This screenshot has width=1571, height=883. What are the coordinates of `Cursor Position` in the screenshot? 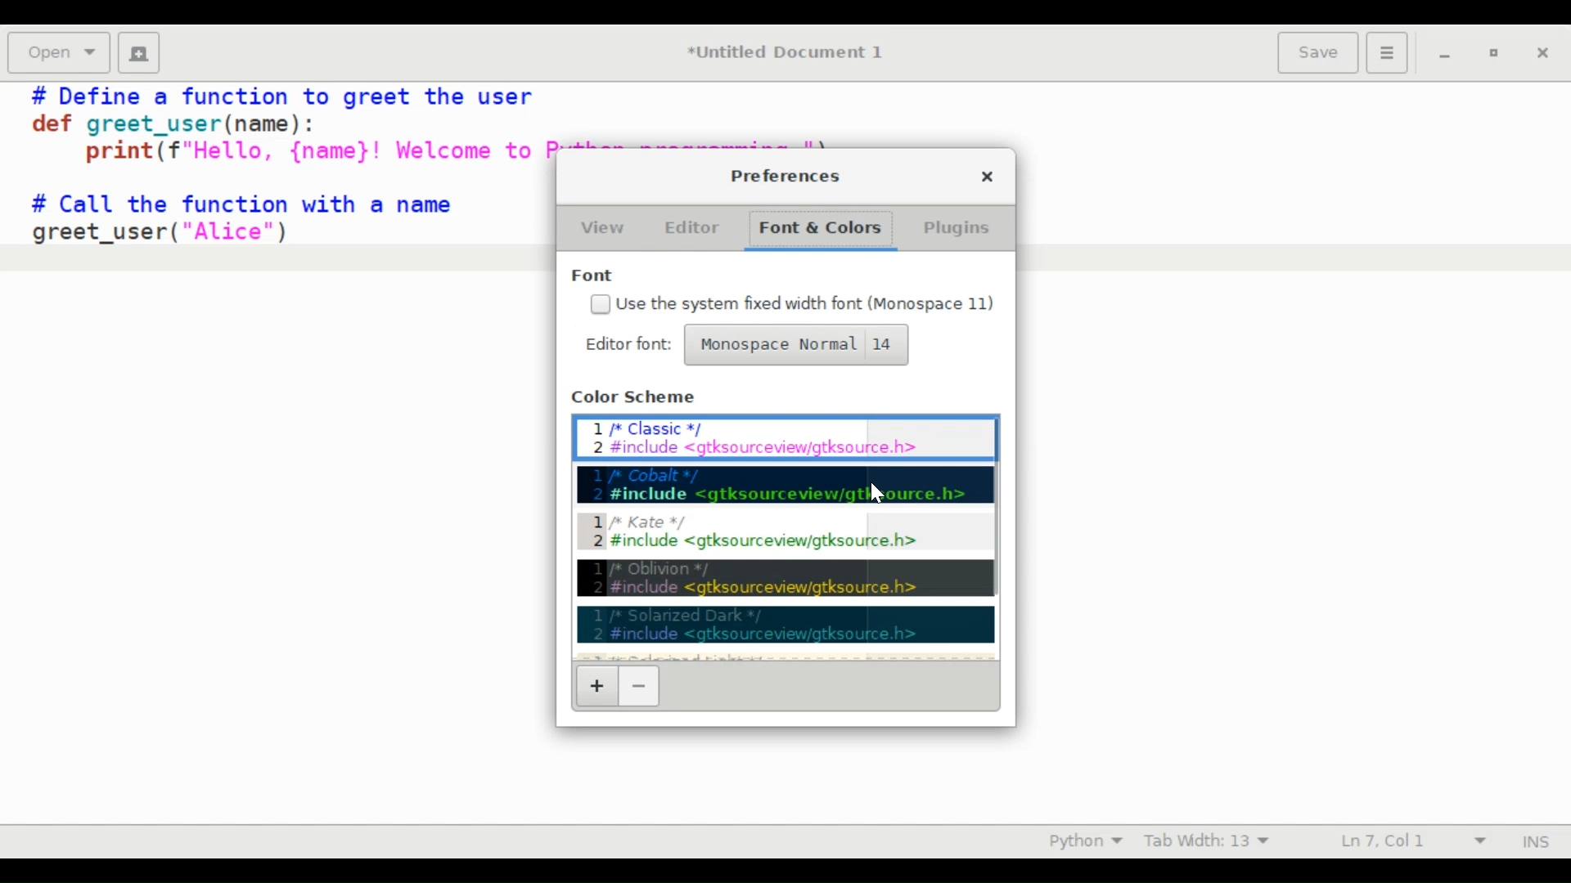 It's located at (1381, 840).